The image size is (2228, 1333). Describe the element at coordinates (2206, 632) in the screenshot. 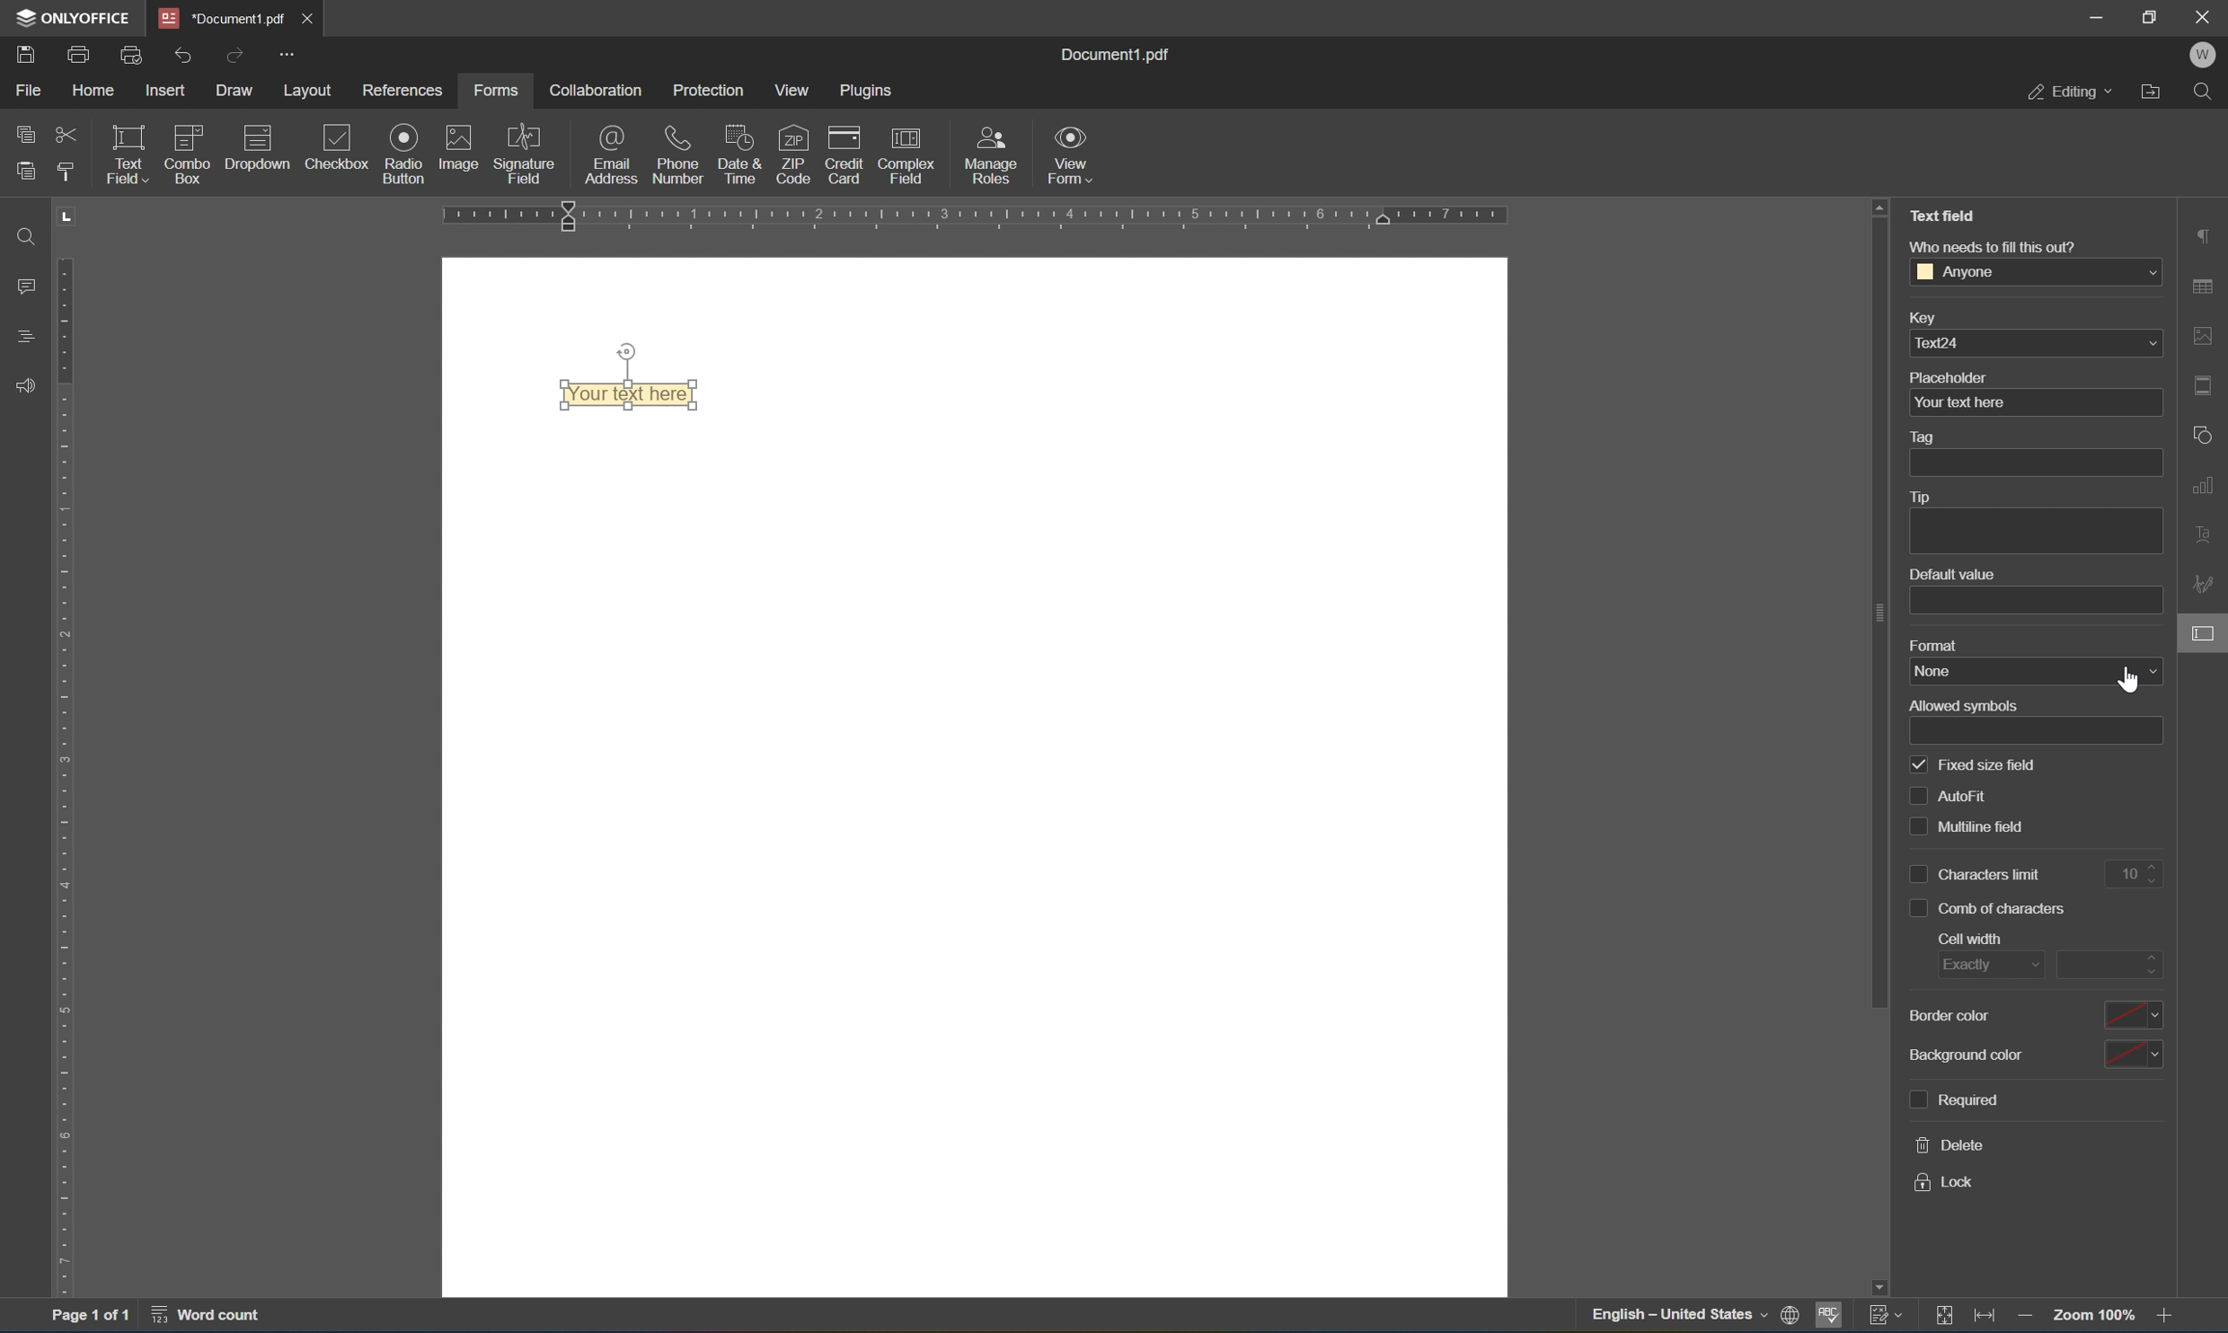

I see `form settings` at that location.